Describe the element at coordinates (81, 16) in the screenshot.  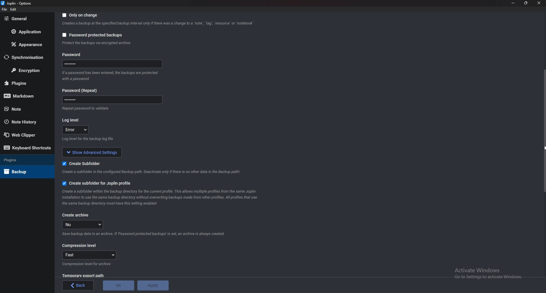
I see `Only on change` at that location.